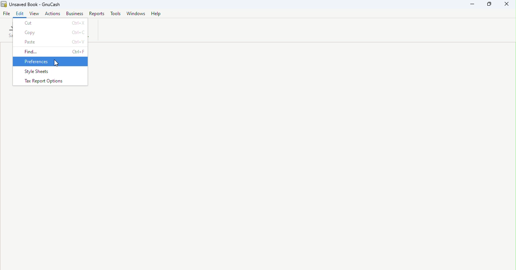 The image size is (516, 270). Describe the element at coordinates (35, 13) in the screenshot. I see `View` at that location.